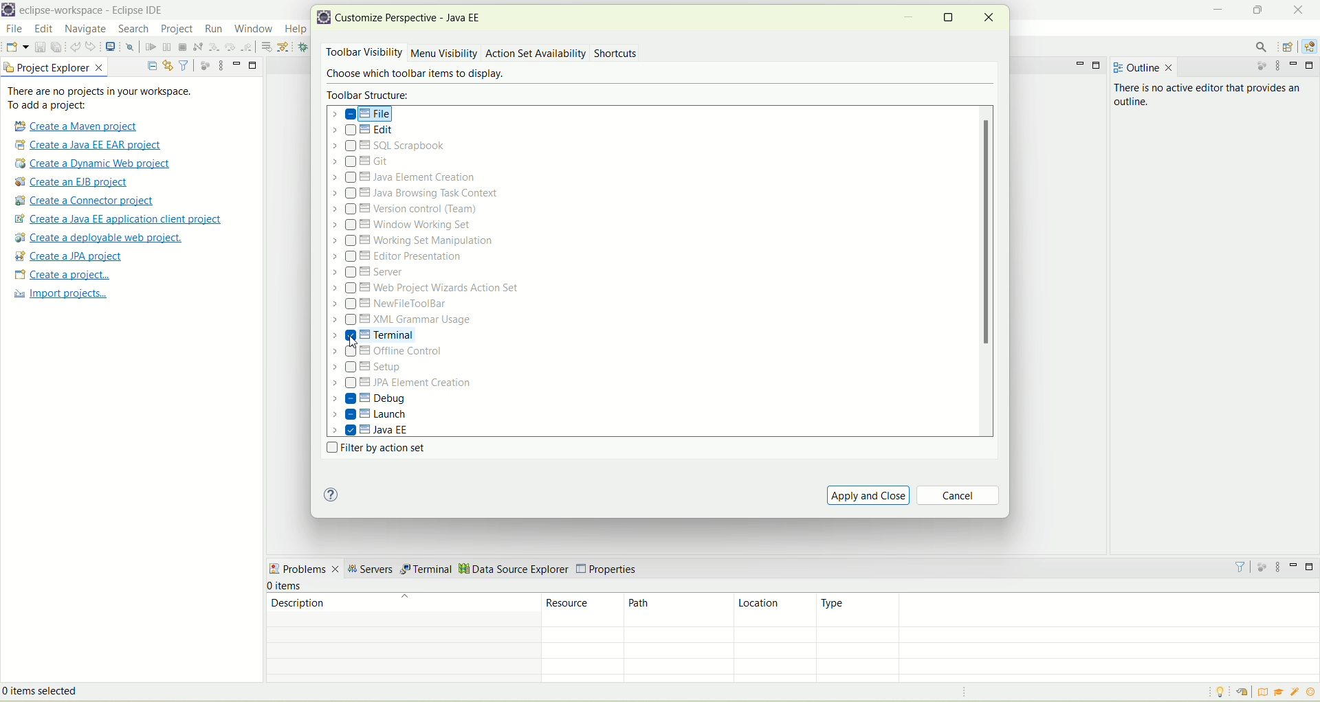 This screenshot has height=702, width=1320. What do you see at coordinates (1218, 692) in the screenshot?
I see `tip of the day` at bounding box center [1218, 692].